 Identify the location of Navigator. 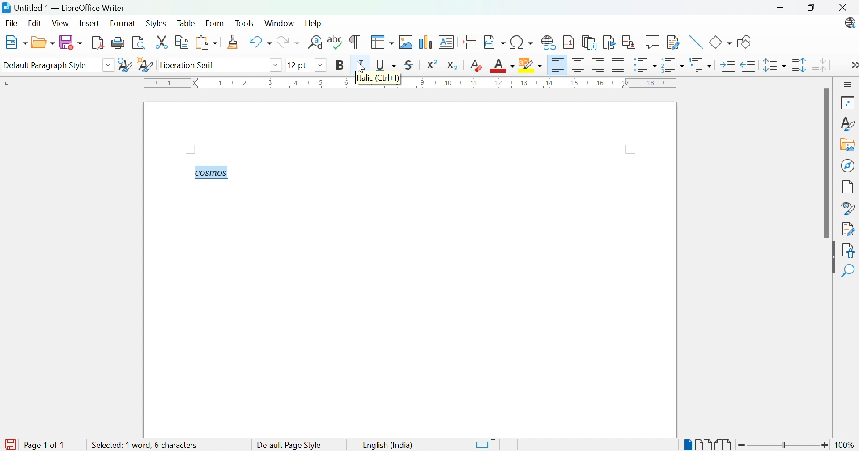
(848, 164).